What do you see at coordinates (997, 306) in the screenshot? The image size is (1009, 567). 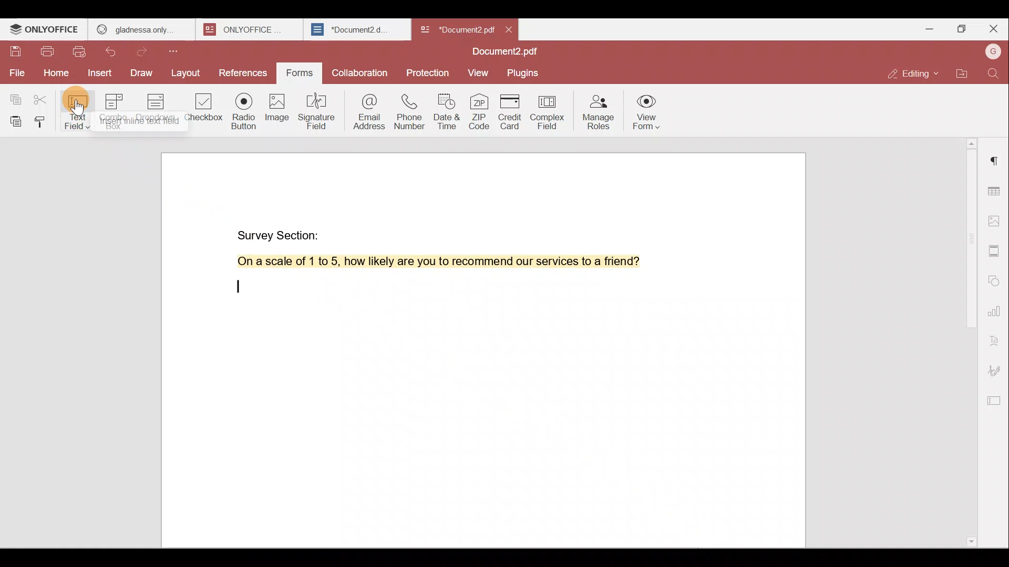 I see `Chart settings` at bounding box center [997, 306].